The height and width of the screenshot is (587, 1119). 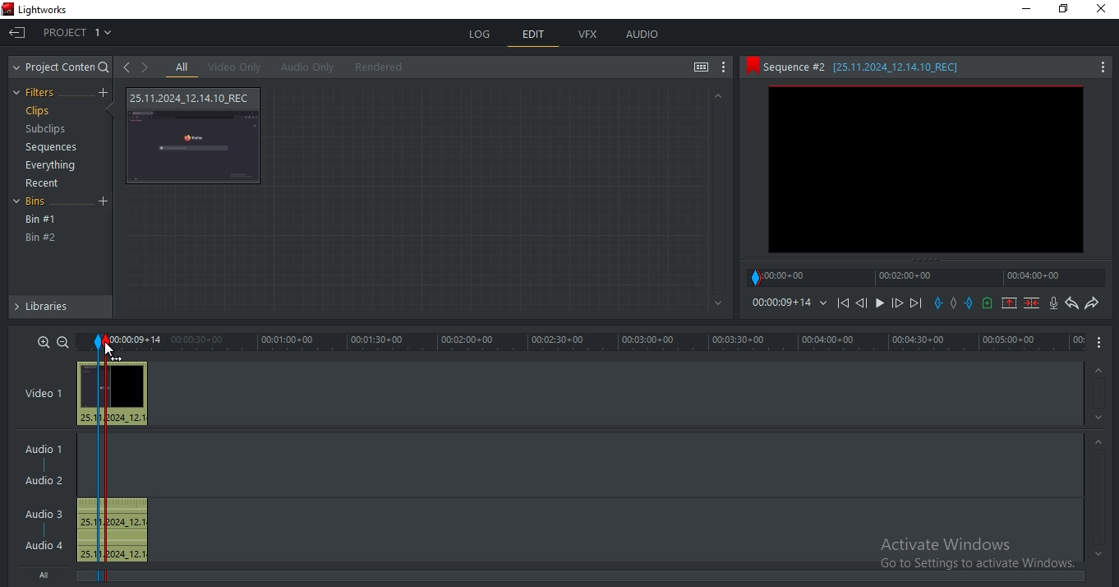 I want to click on audio, so click(x=642, y=35).